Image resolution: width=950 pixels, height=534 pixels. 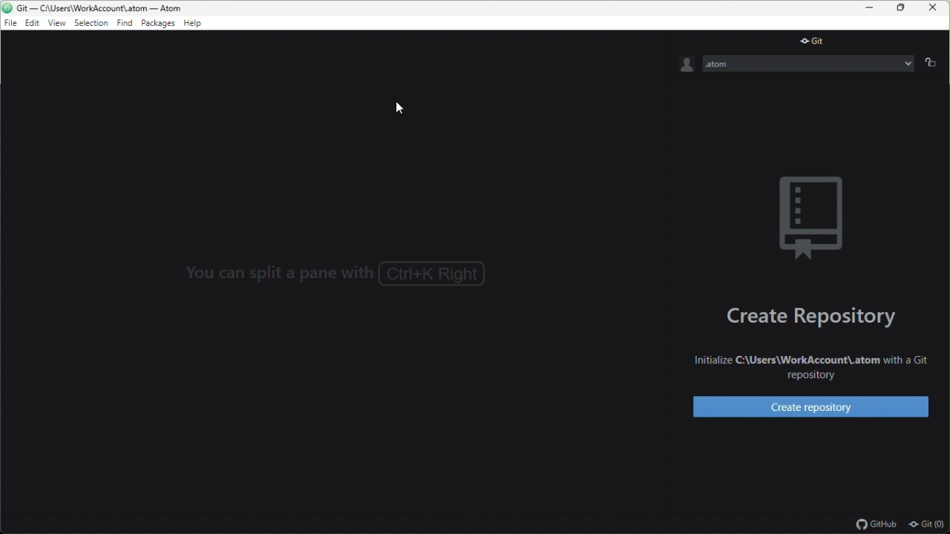 I want to click on >, so click(x=667, y=274).